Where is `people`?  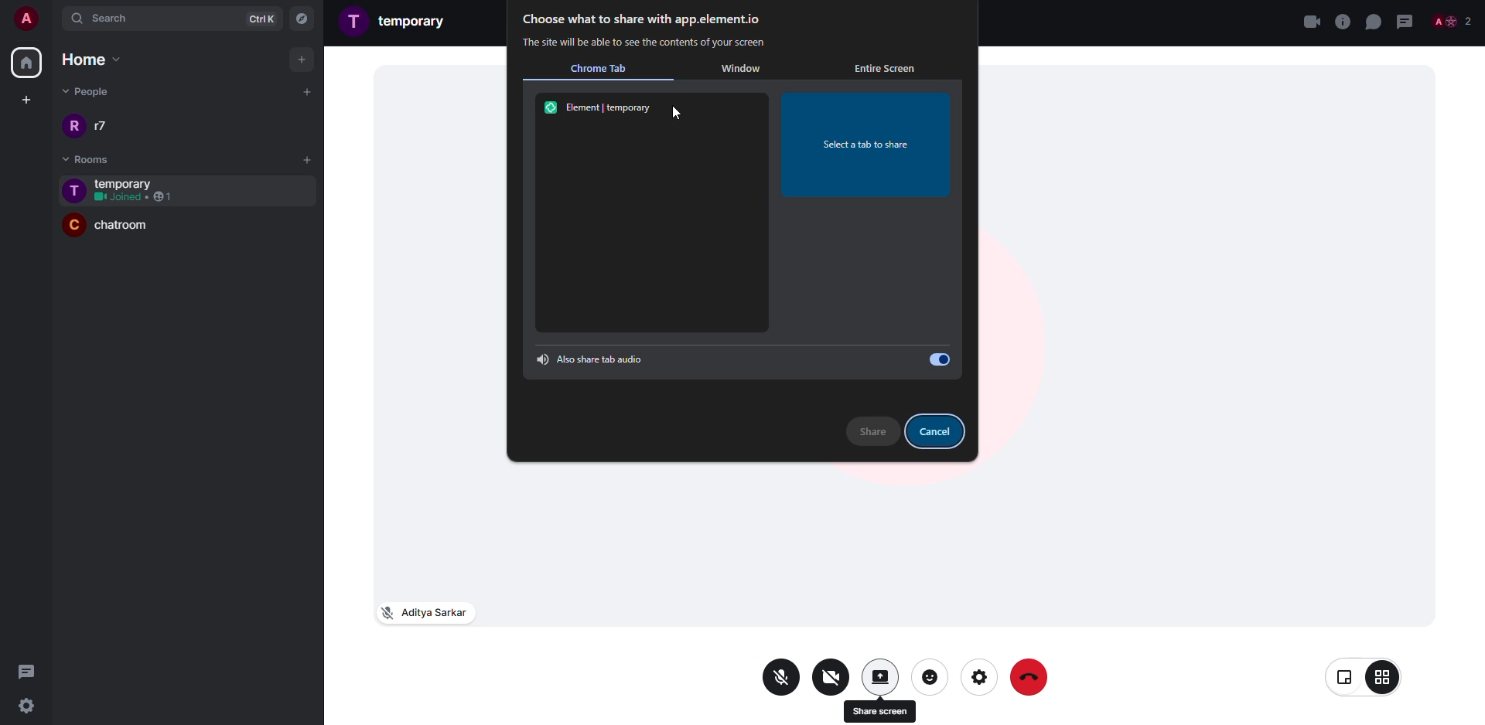
people is located at coordinates (1453, 21).